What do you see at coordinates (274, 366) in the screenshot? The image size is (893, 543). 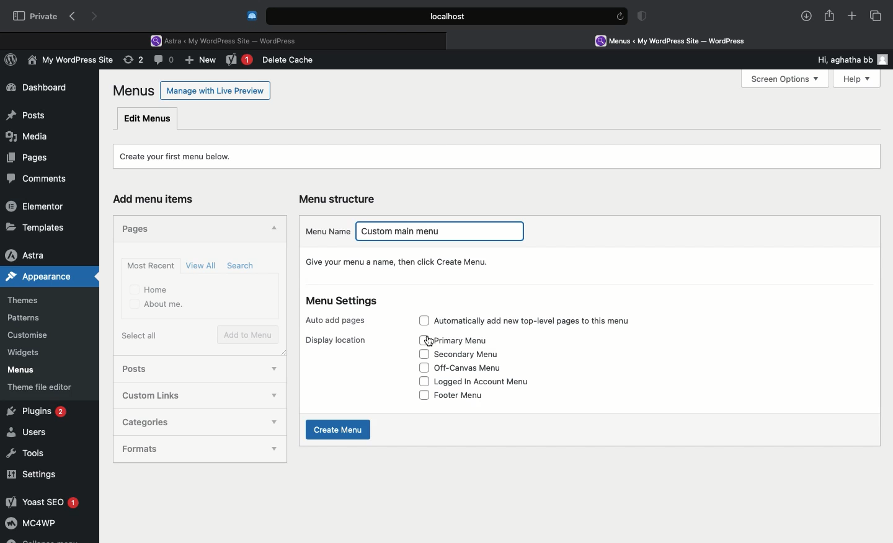 I see `Show` at bounding box center [274, 366].